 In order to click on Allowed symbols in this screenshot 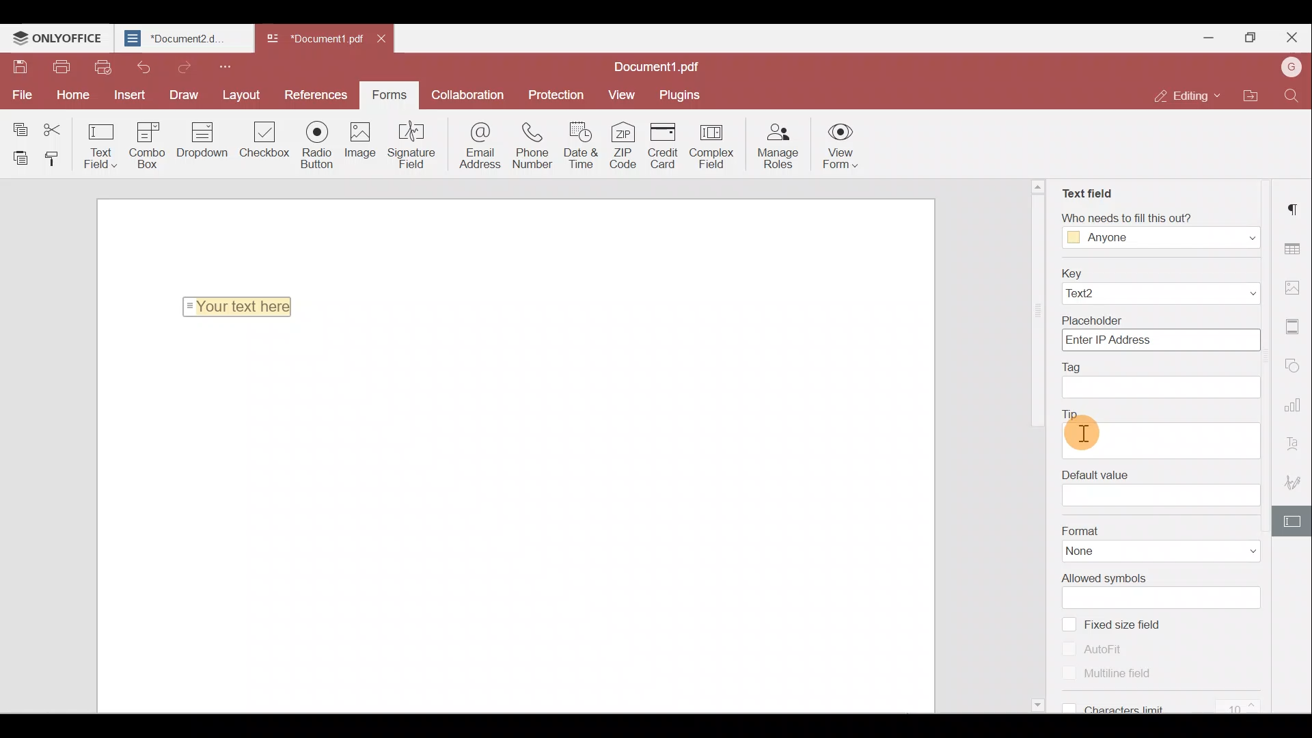, I will do `click(1106, 577)`.